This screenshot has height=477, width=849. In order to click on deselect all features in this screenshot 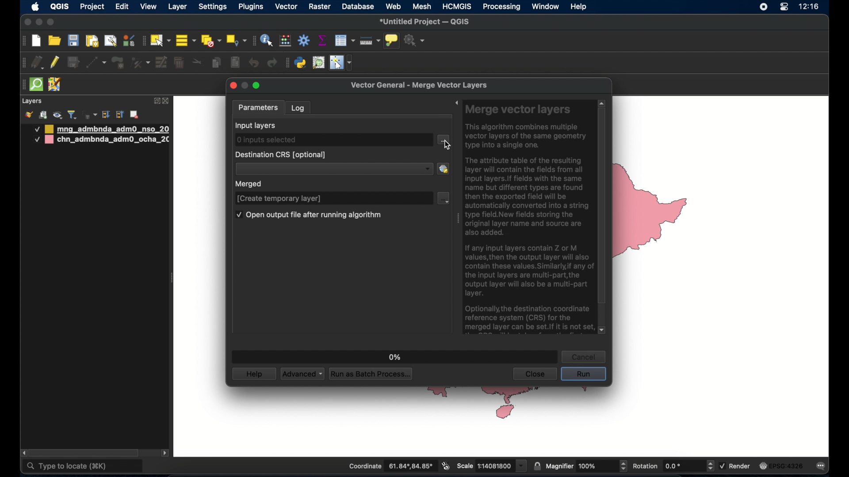, I will do `click(211, 41)`.